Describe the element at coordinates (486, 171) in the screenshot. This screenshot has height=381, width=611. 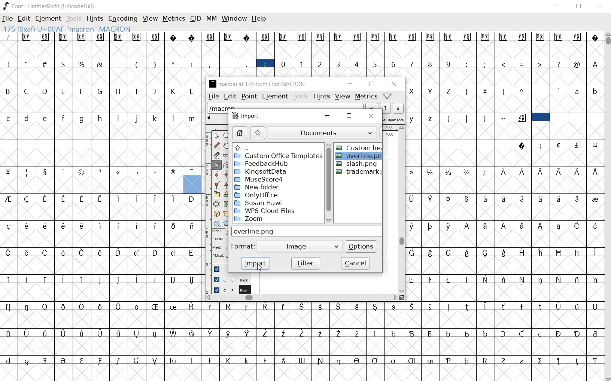
I see `Symbol` at that location.